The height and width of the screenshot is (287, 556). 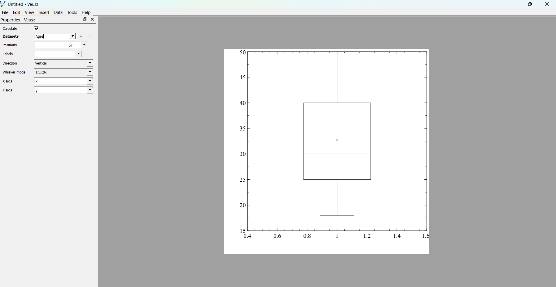 I want to click on labels field, so click(x=63, y=54).